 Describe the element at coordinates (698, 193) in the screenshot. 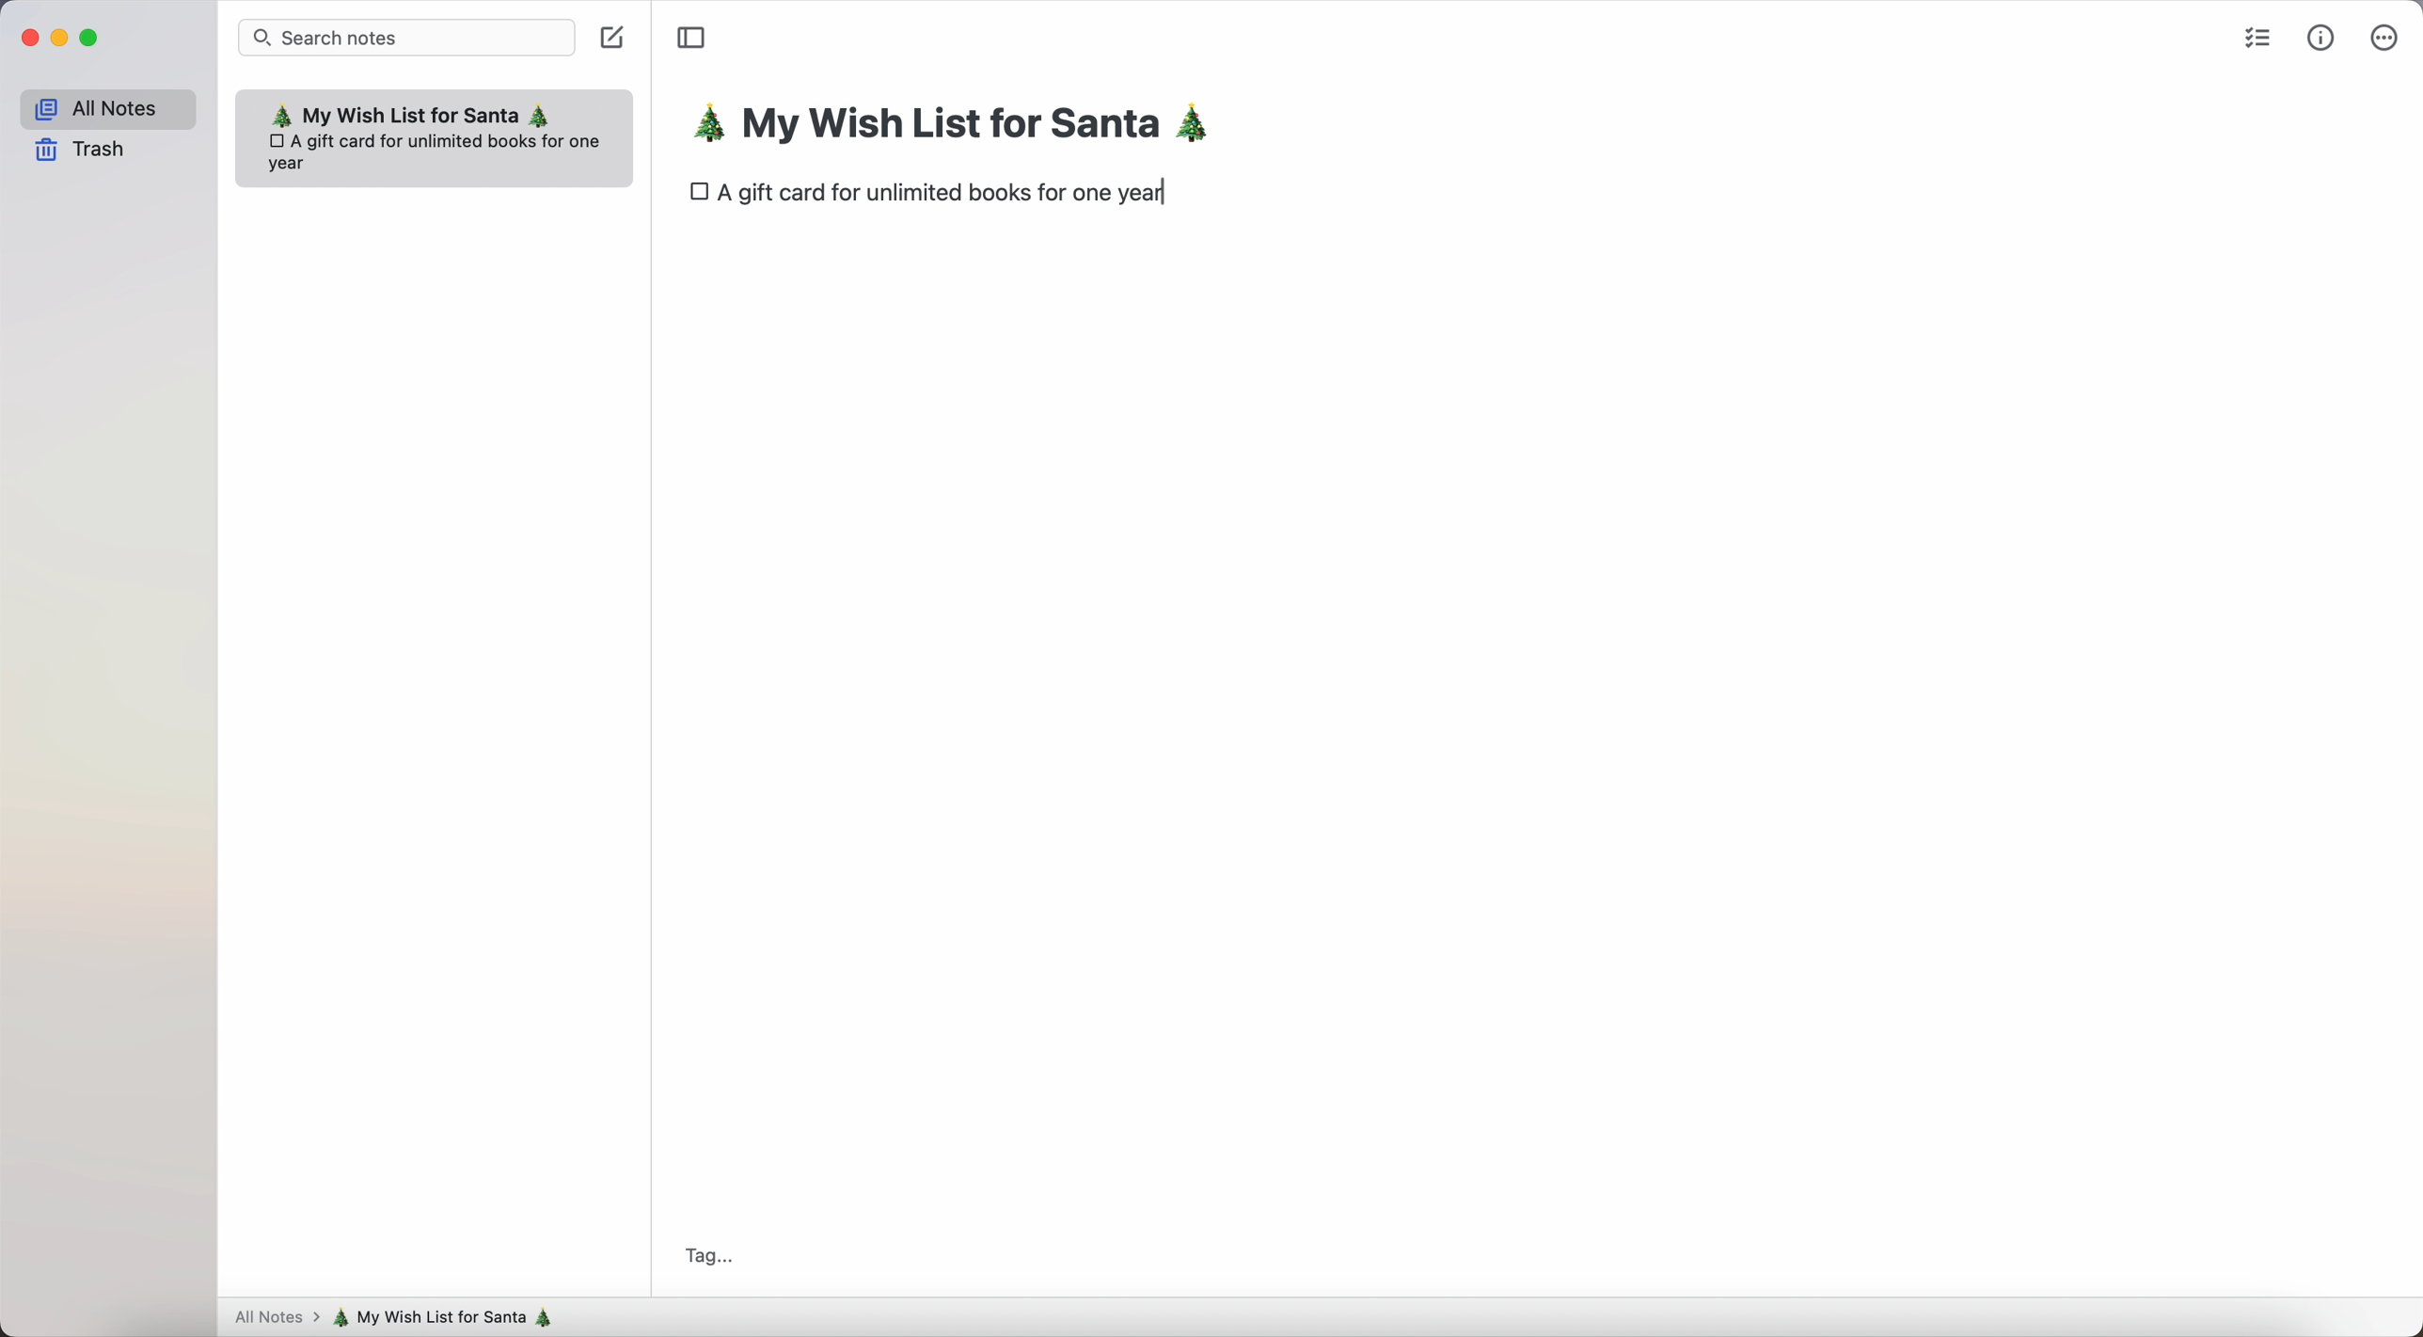

I see `checkbox` at that location.